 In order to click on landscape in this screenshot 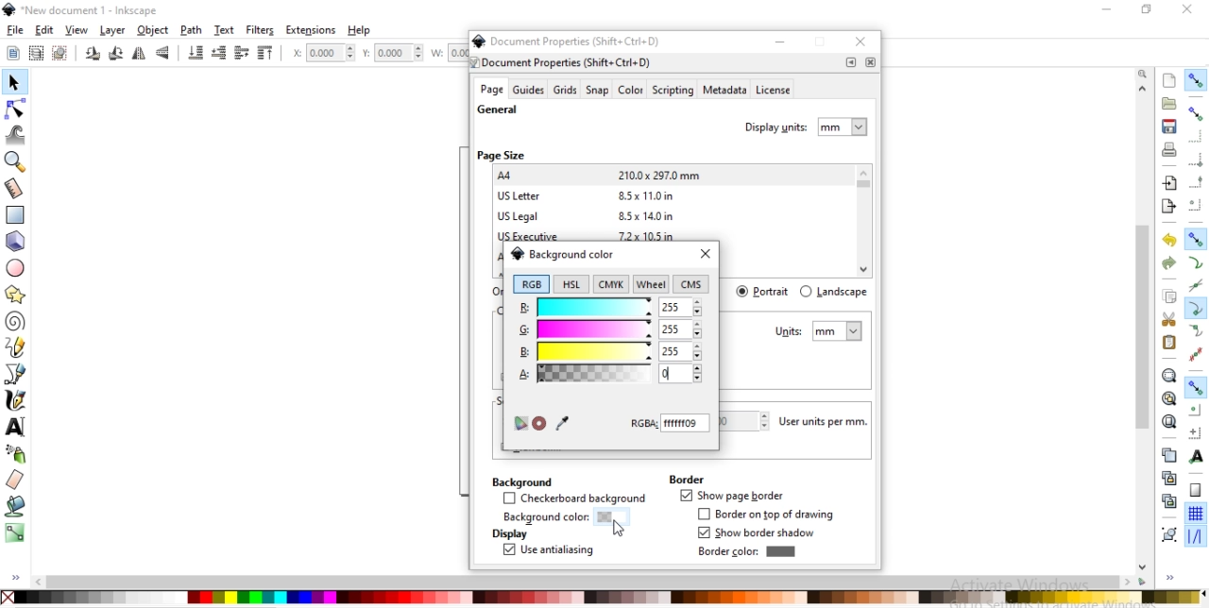, I will do `click(833, 292)`.